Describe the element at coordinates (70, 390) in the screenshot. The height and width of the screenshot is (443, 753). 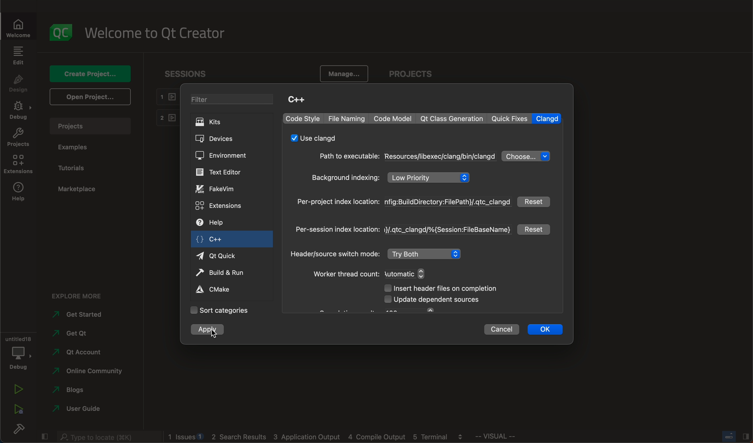
I see `blogs` at that location.